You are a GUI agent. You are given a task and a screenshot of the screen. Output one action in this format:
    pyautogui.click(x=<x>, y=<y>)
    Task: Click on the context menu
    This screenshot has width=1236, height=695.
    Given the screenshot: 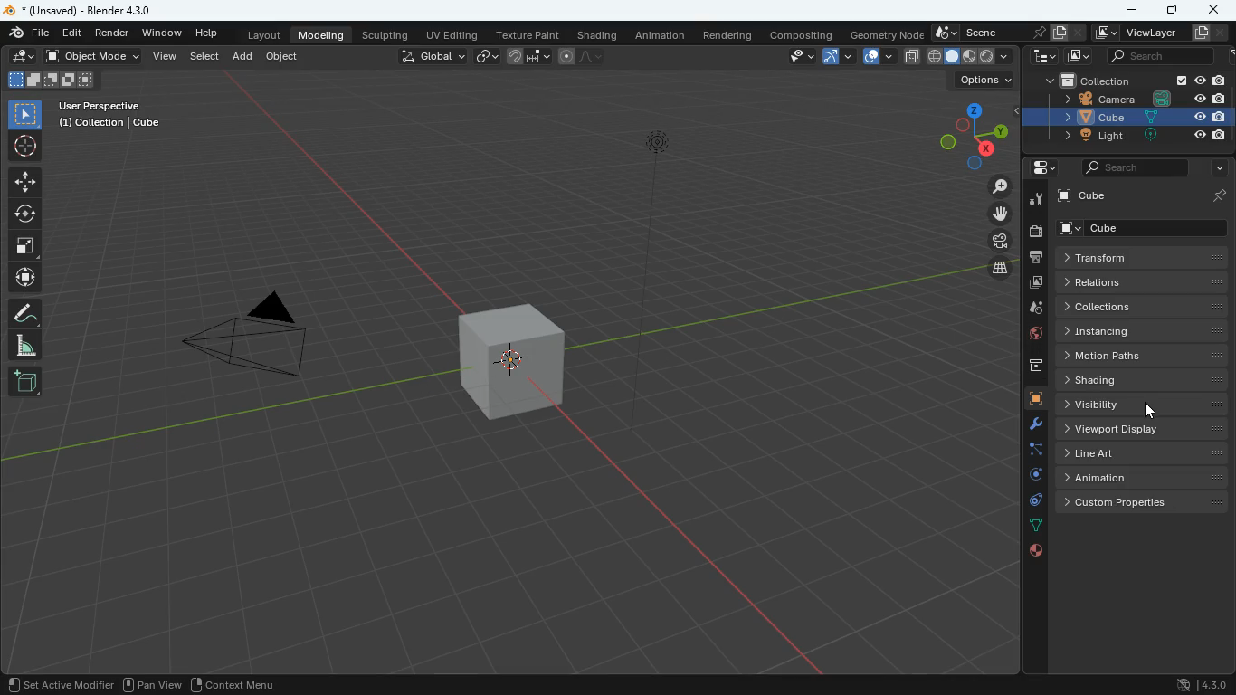 What is the action you would take?
    pyautogui.click(x=233, y=682)
    